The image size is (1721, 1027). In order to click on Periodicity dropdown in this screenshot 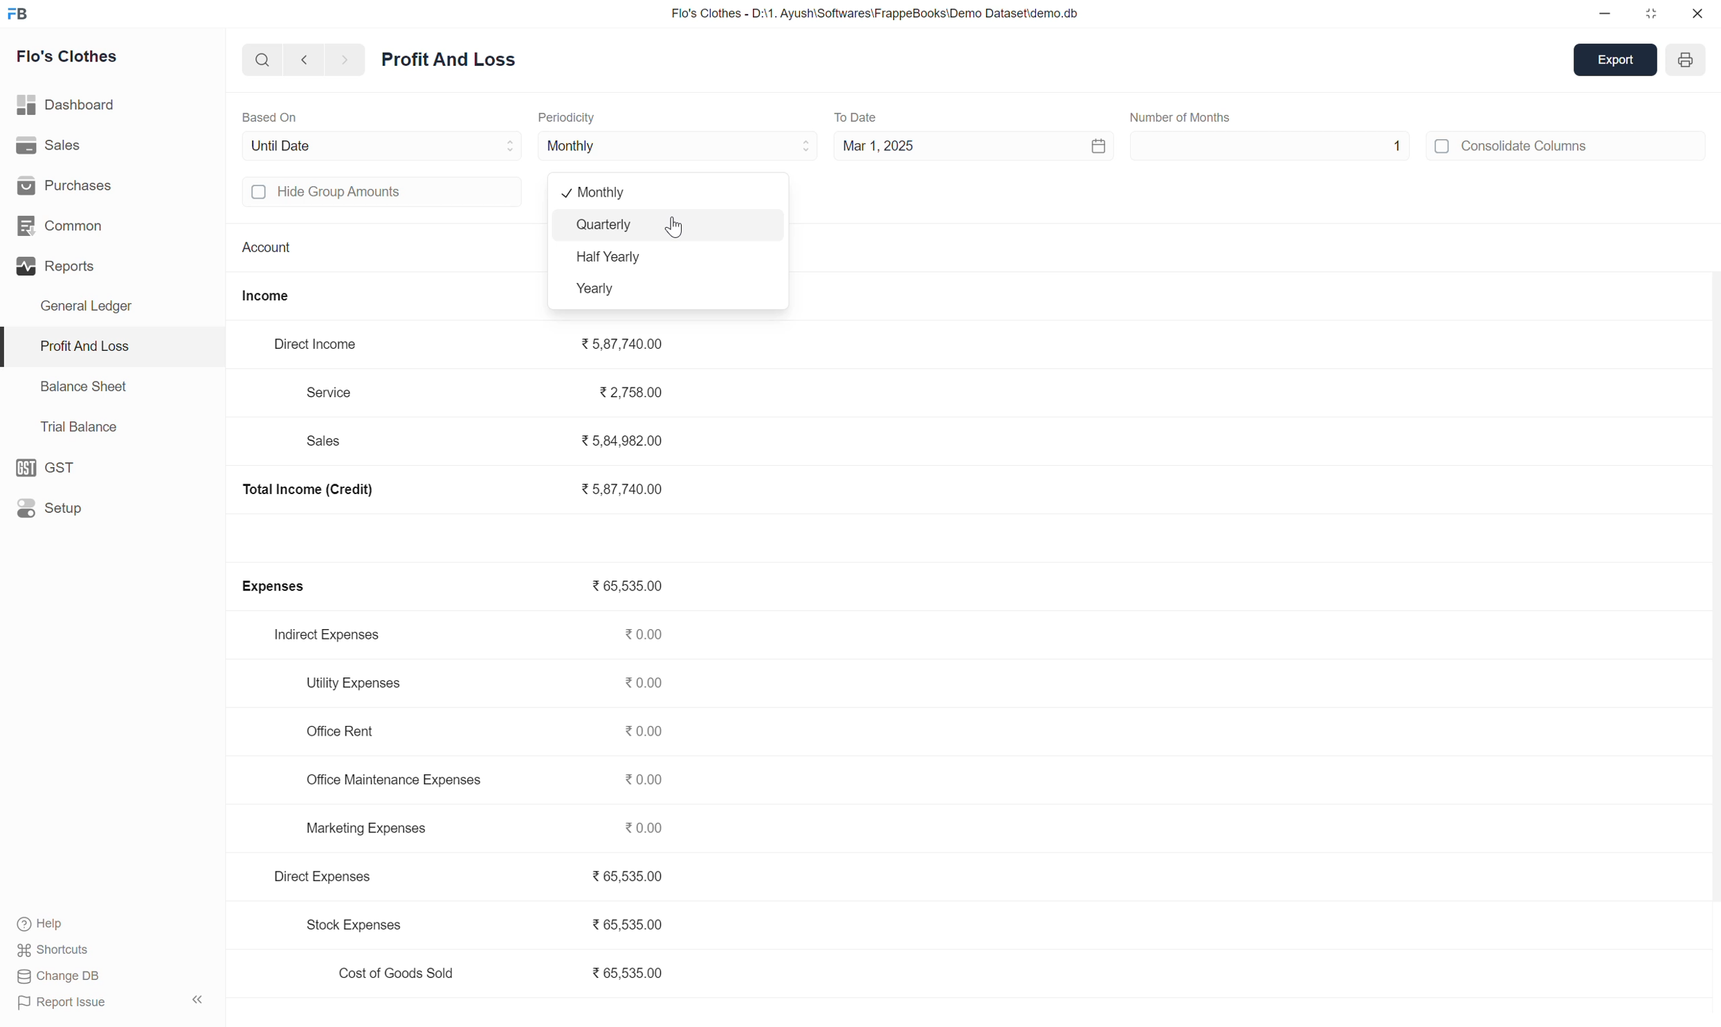, I will do `click(770, 146)`.